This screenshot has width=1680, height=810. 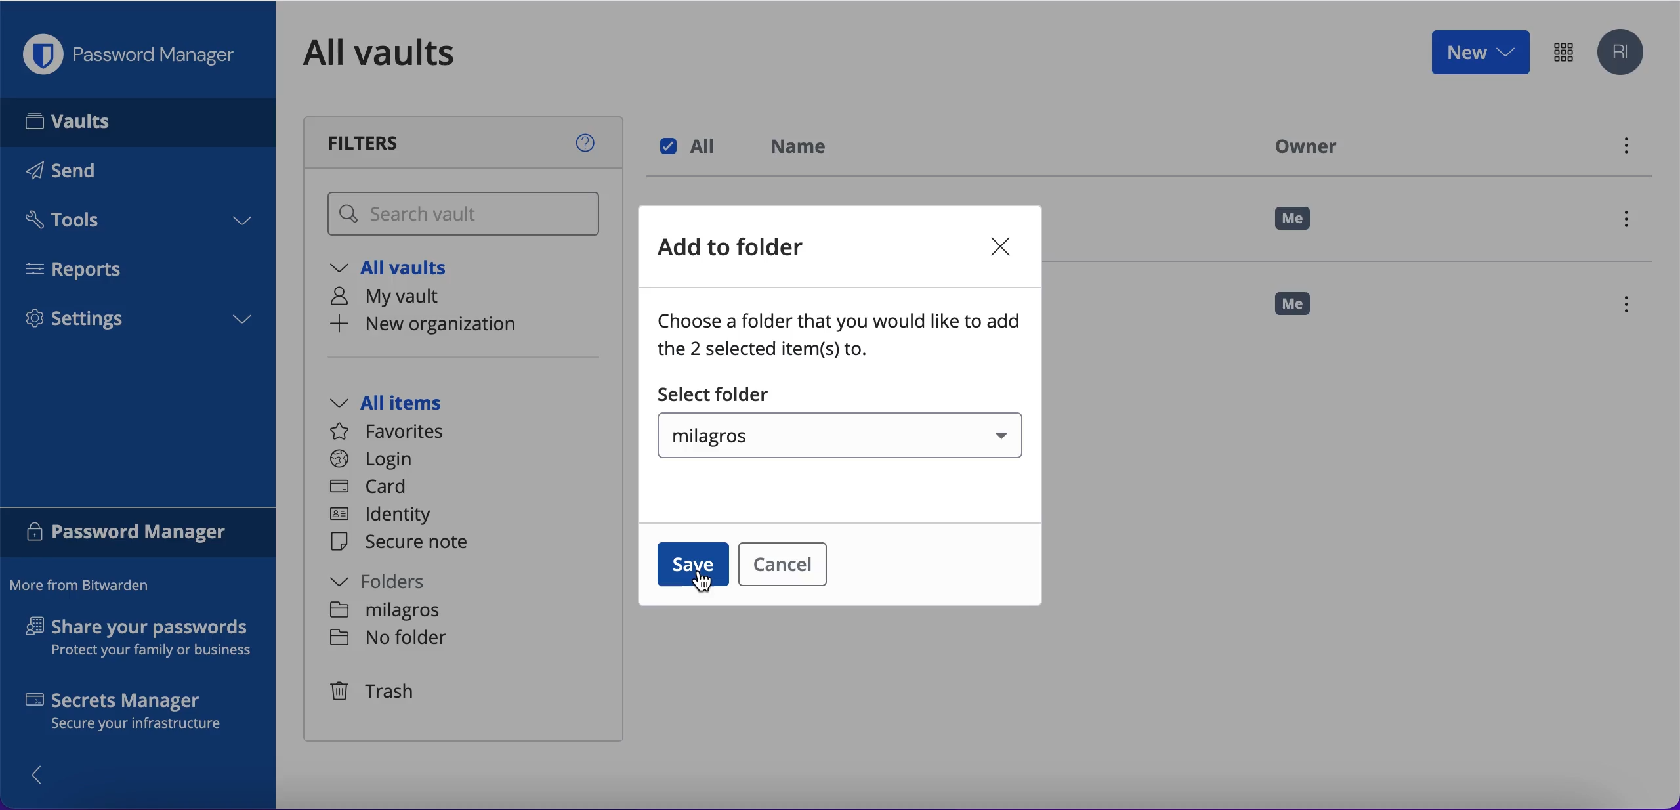 I want to click on more from bitwarden, so click(x=86, y=586).